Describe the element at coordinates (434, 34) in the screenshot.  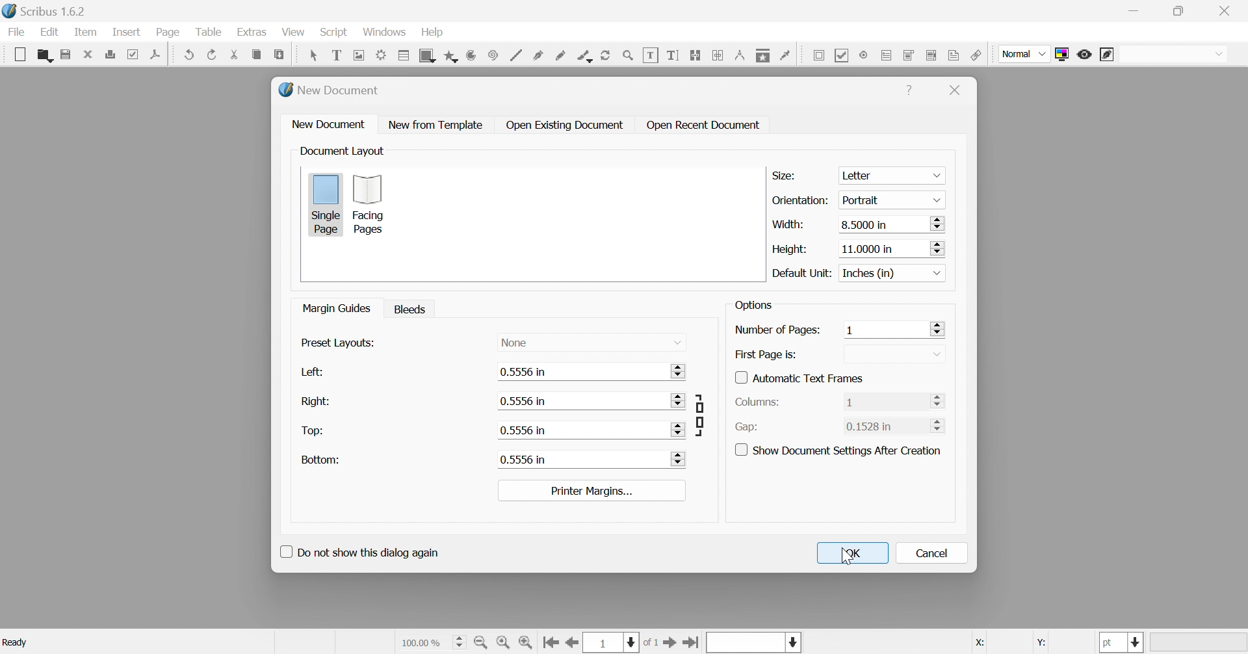
I see `help` at that location.